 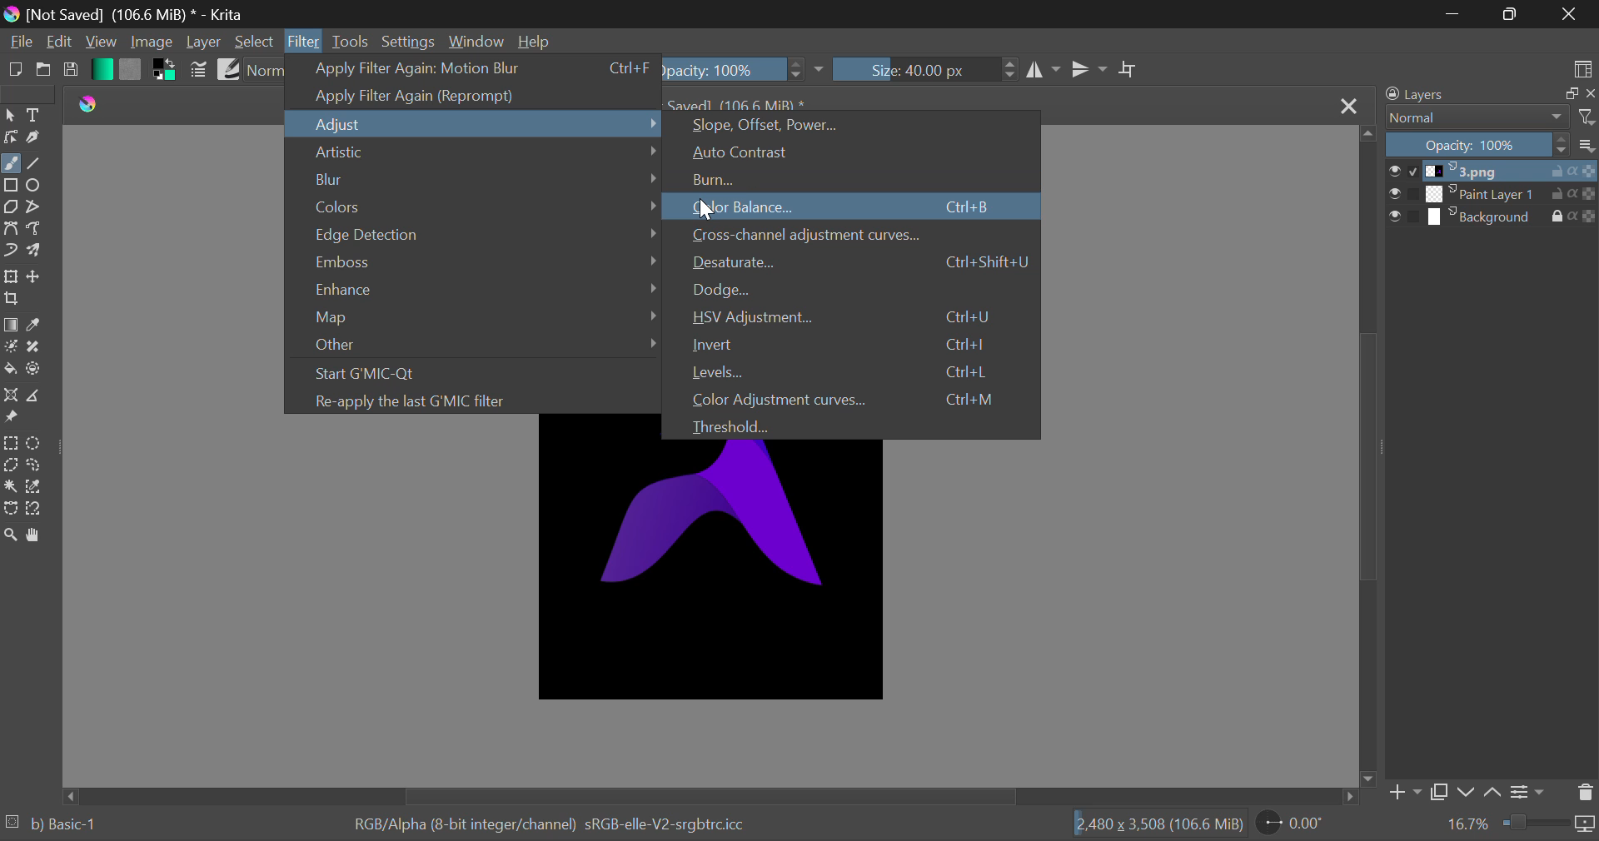 What do you see at coordinates (13, 230) in the screenshot?
I see `Bezier Curve` at bounding box center [13, 230].